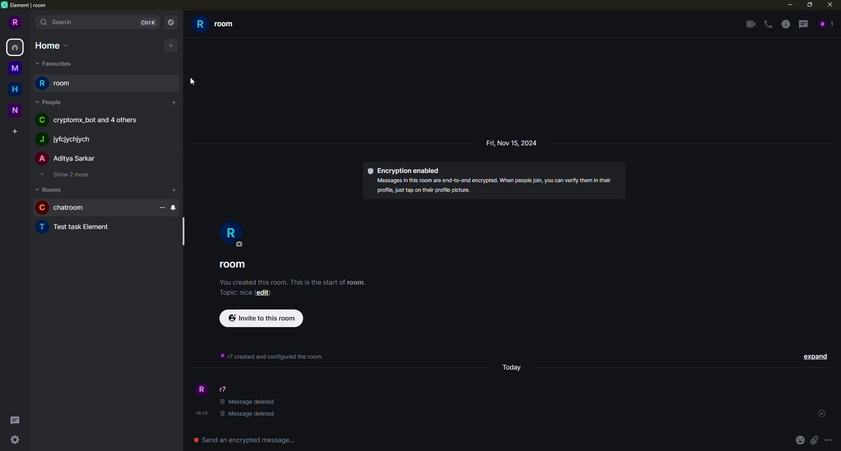 The width and height of the screenshot is (841, 451). Describe the element at coordinates (233, 294) in the screenshot. I see `topic` at that location.